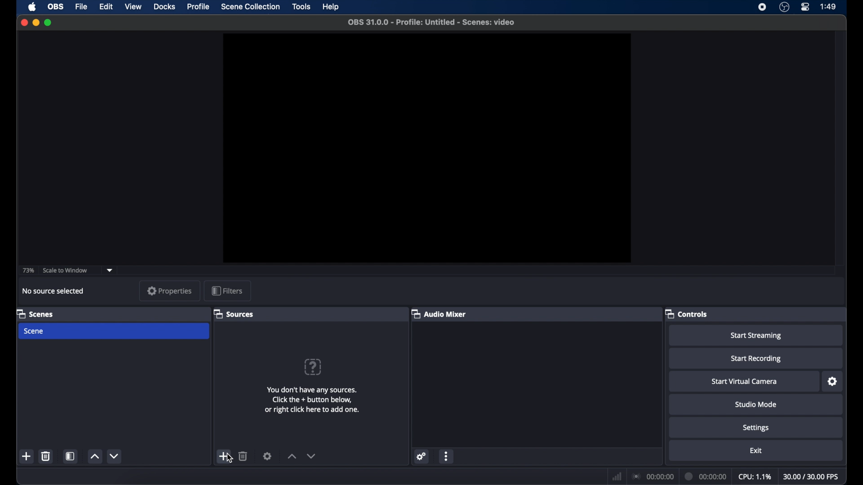  What do you see at coordinates (133, 6) in the screenshot?
I see `view` at bounding box center [133, 6].